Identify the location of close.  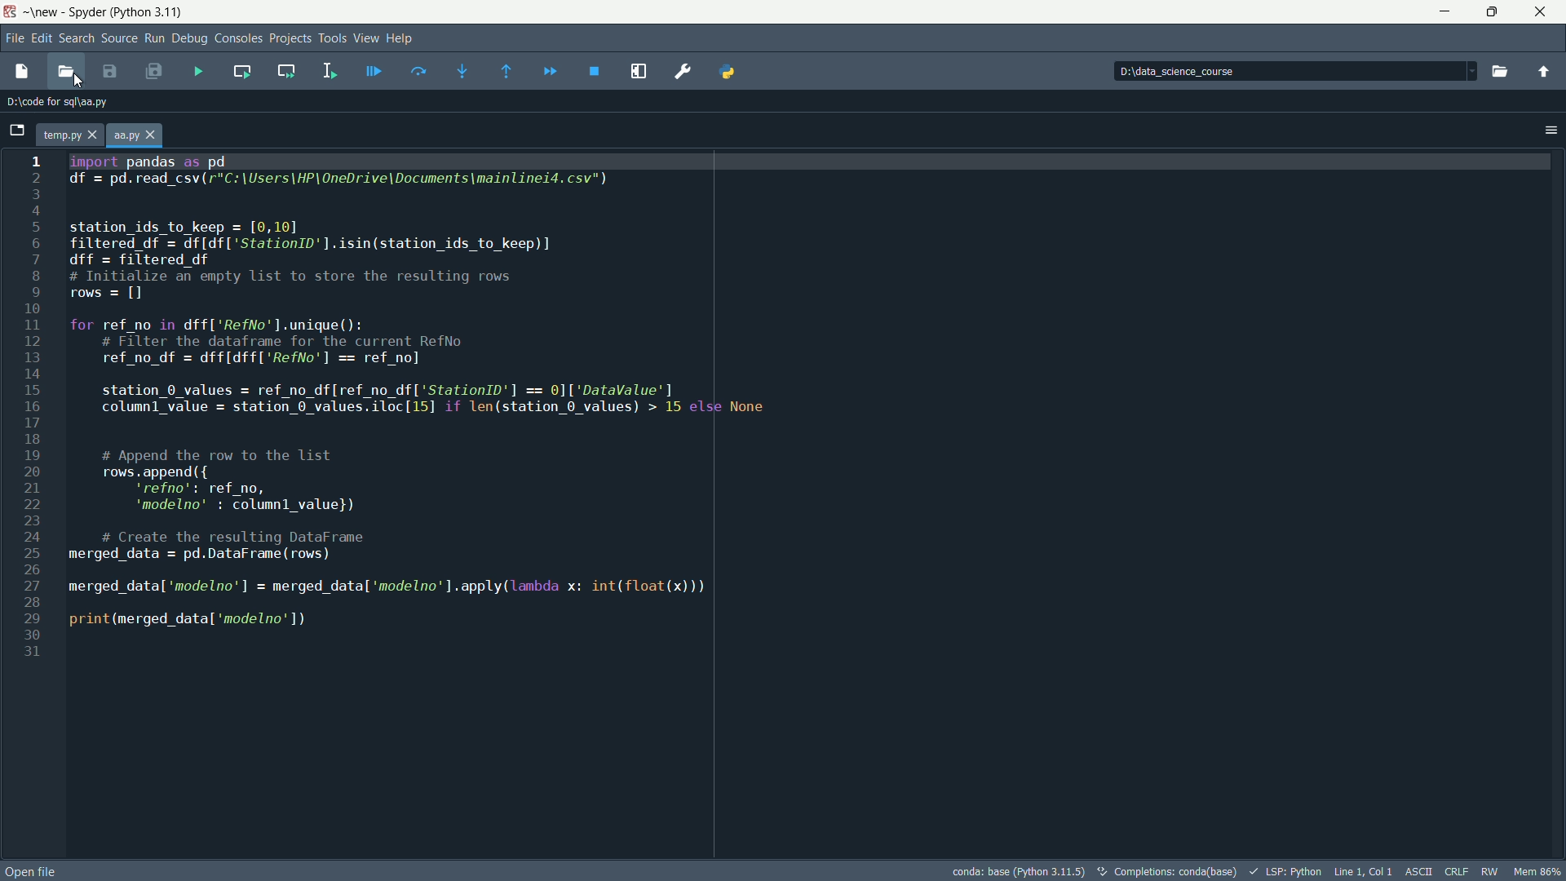
(1542, 12).